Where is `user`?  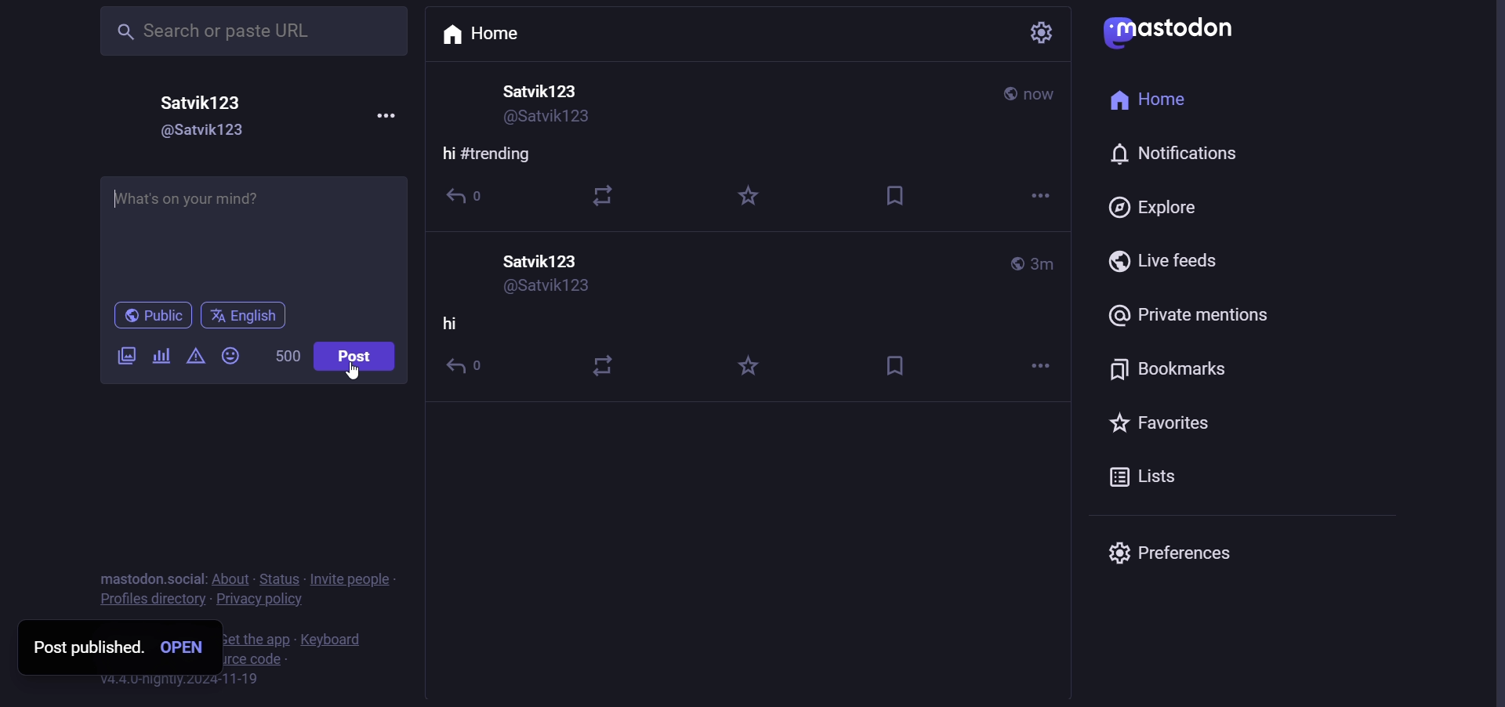
user is located at coordinates (204, 103).